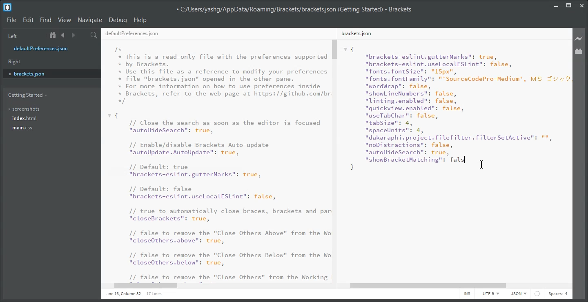  Describe the element at coordinates (579, 38) in the screenshot. I see `Live Preview` at that location.